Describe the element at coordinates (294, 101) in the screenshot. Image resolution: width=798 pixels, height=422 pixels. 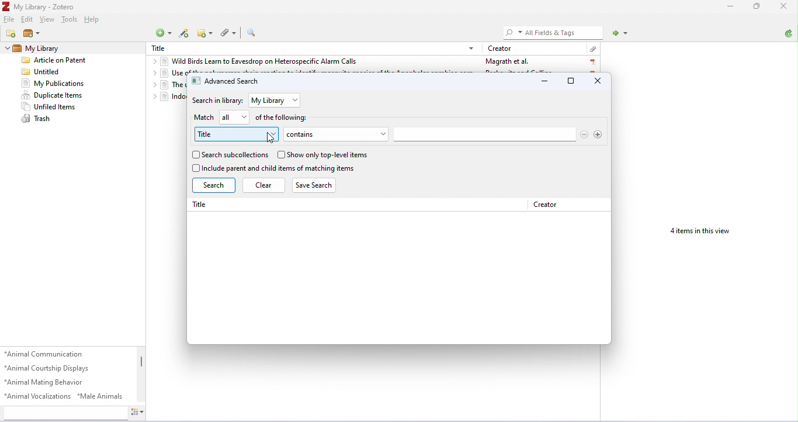
I see `drop-down` at that location.